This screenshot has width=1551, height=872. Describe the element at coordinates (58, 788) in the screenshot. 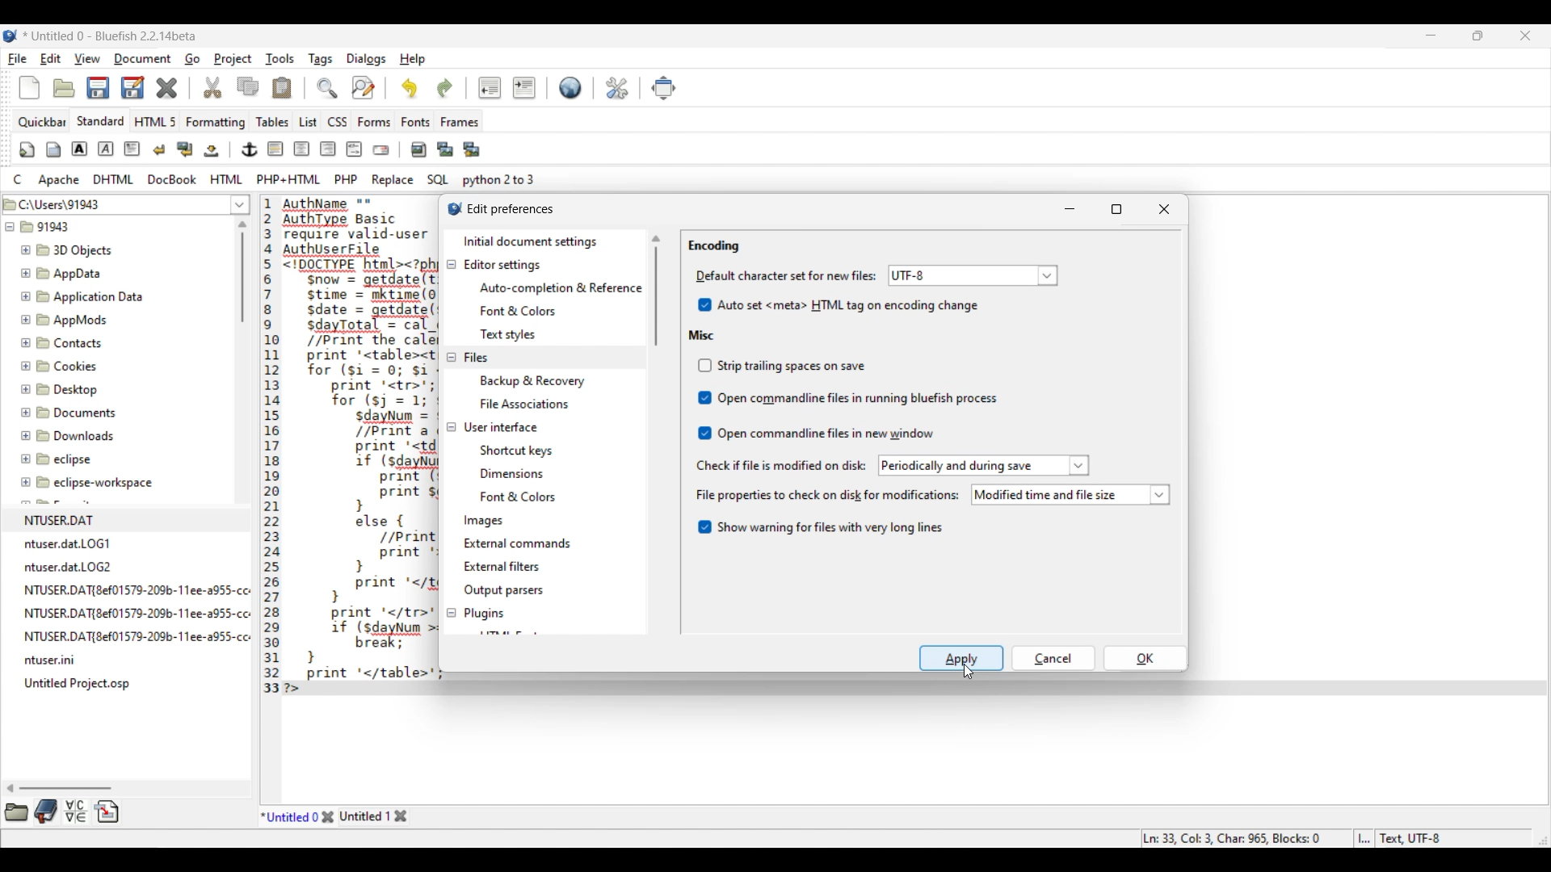

I see `Horizontal slide bar` at that location.